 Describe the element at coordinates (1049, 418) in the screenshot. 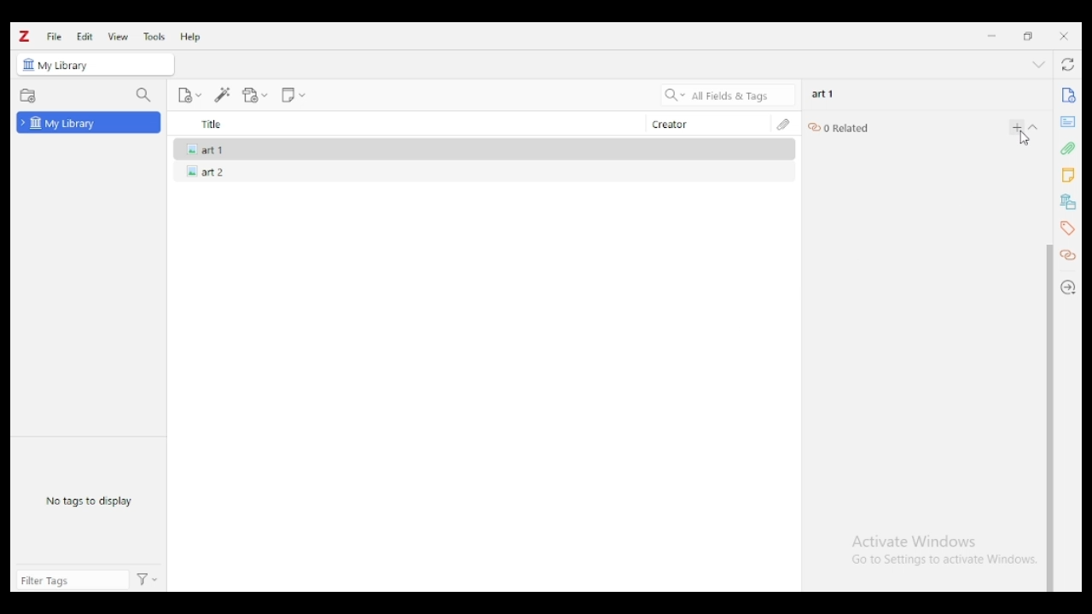

I see `vertical scroll bar` at that location.